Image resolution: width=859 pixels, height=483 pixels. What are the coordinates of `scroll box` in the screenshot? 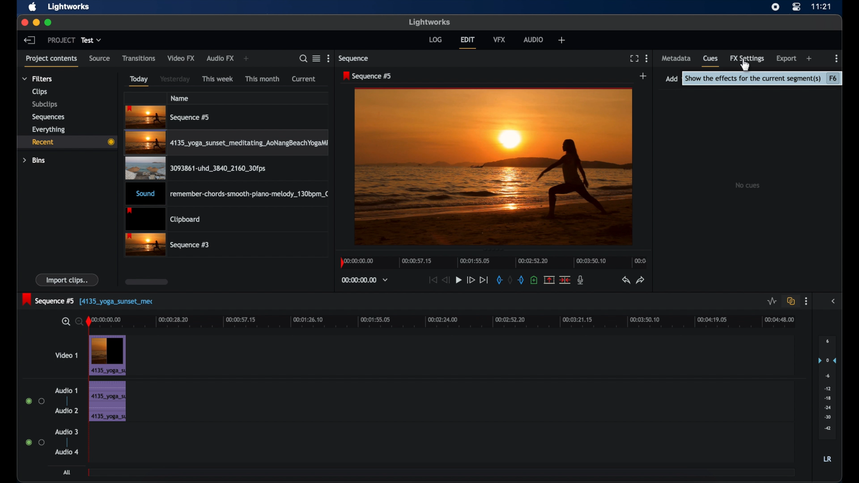 It's located at (147, 282).